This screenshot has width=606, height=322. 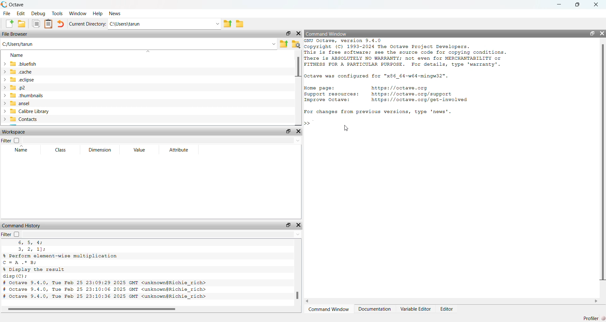 I want to click on Typing indicator, so click(x=312, y=124).